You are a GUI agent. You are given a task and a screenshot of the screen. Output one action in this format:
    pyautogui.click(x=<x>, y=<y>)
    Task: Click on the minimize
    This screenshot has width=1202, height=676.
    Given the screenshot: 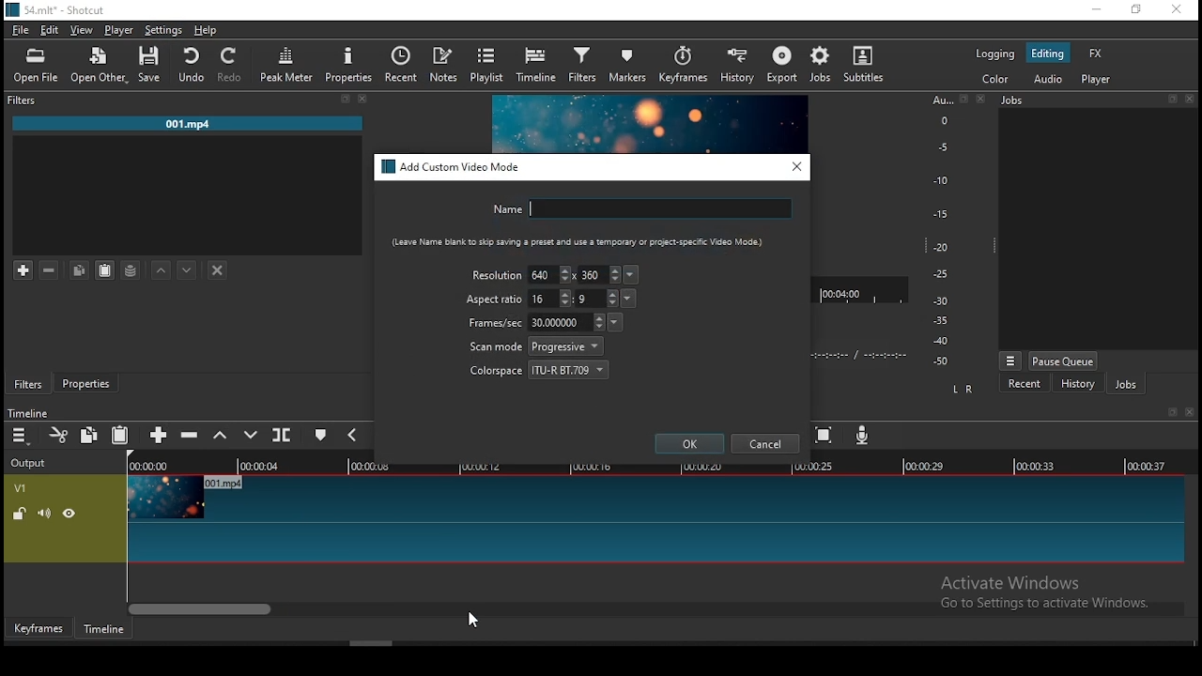 What is the action you would take?
    pyautogui.click(x=1096, y=10)
    